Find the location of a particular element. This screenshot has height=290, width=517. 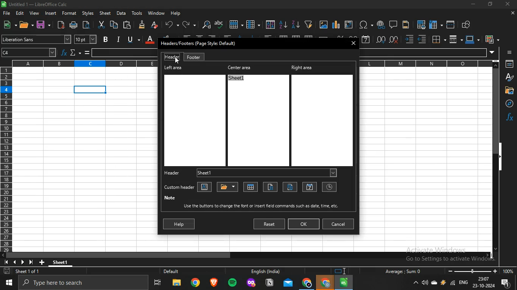

file explorer is located at coordinates (177, 284).